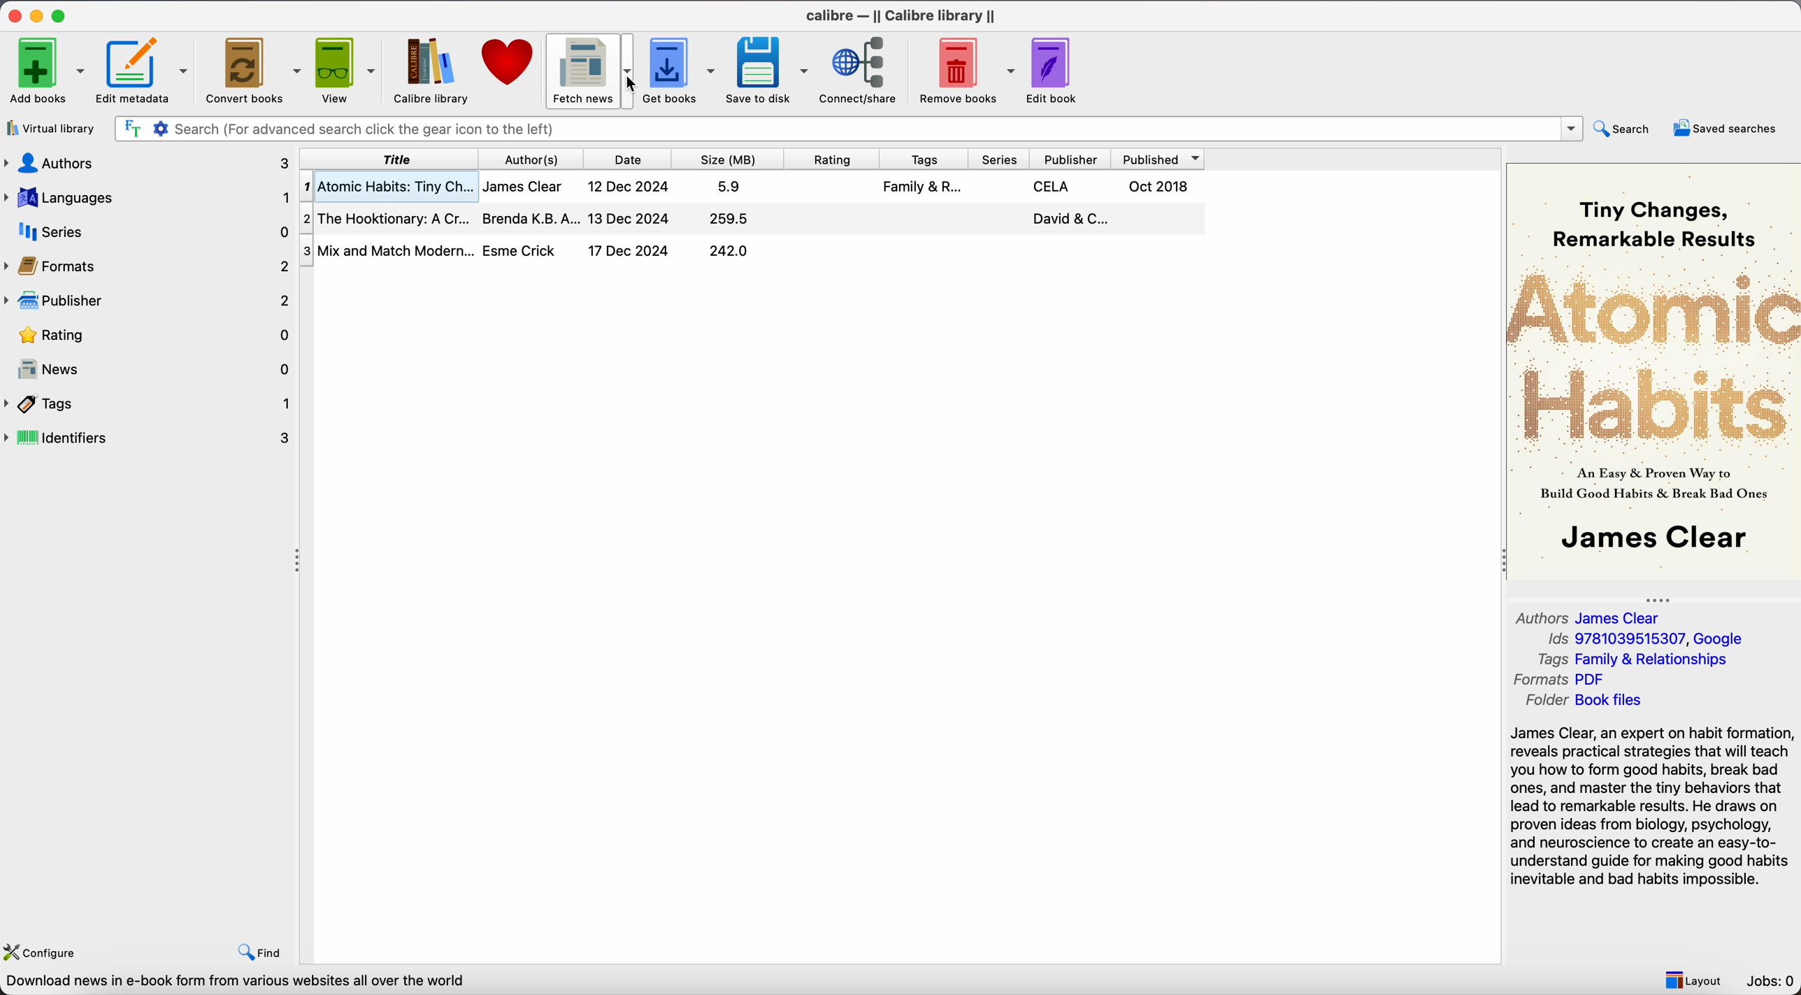  What do you see at coordinates (966, 69) in the screenshot?
I see `remove books` at bounding box center [966, 69].